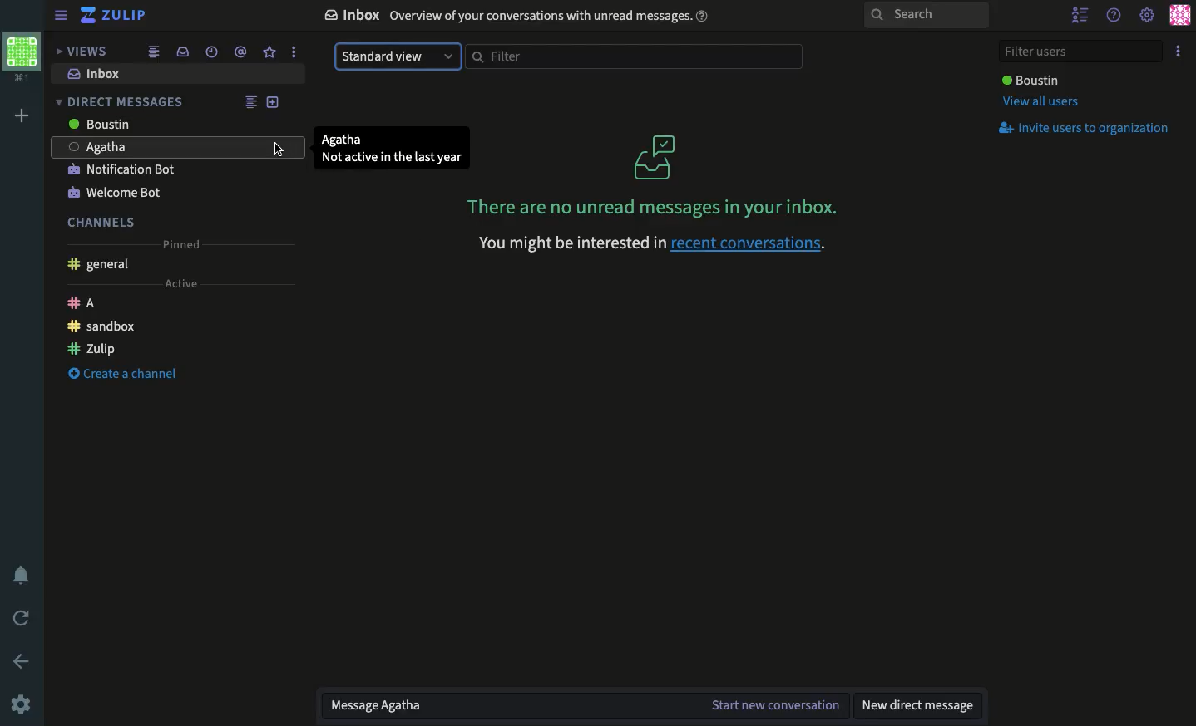  Describe the element at coordinates (276, 101) in the screenshot. I see `Add` at that location.